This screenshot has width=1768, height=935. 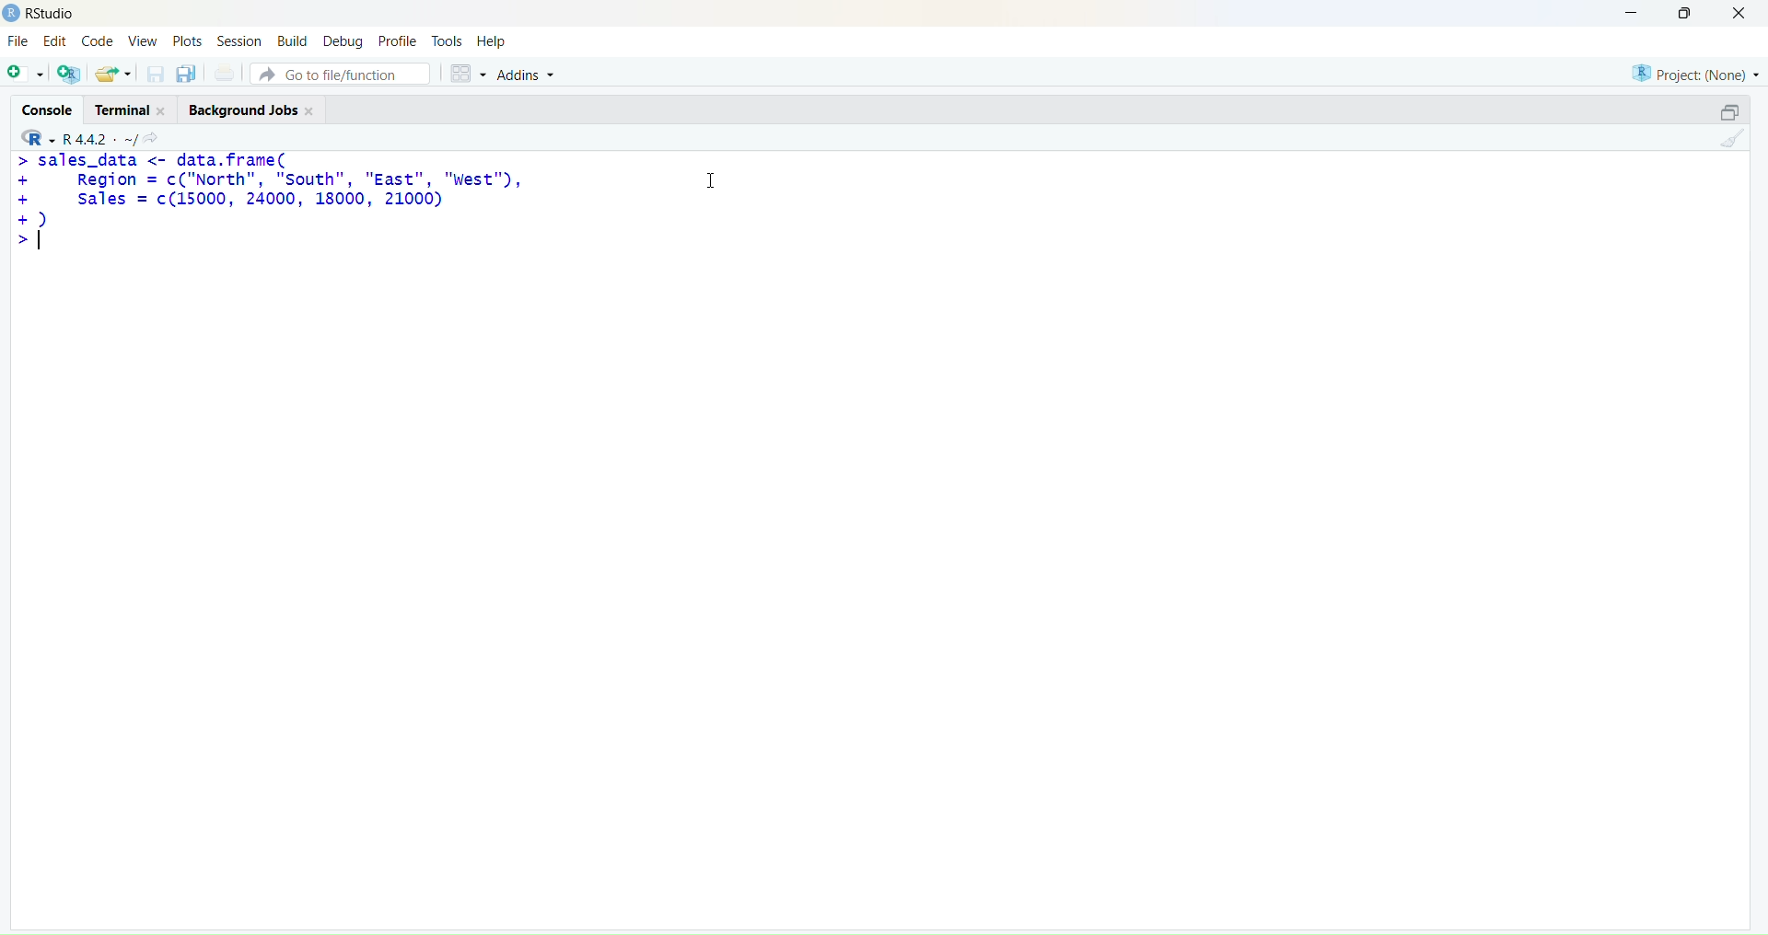 What do you see at coordinates (187, 39) in the screenshot?
I see `Plots` at bounding box center [187, 39].